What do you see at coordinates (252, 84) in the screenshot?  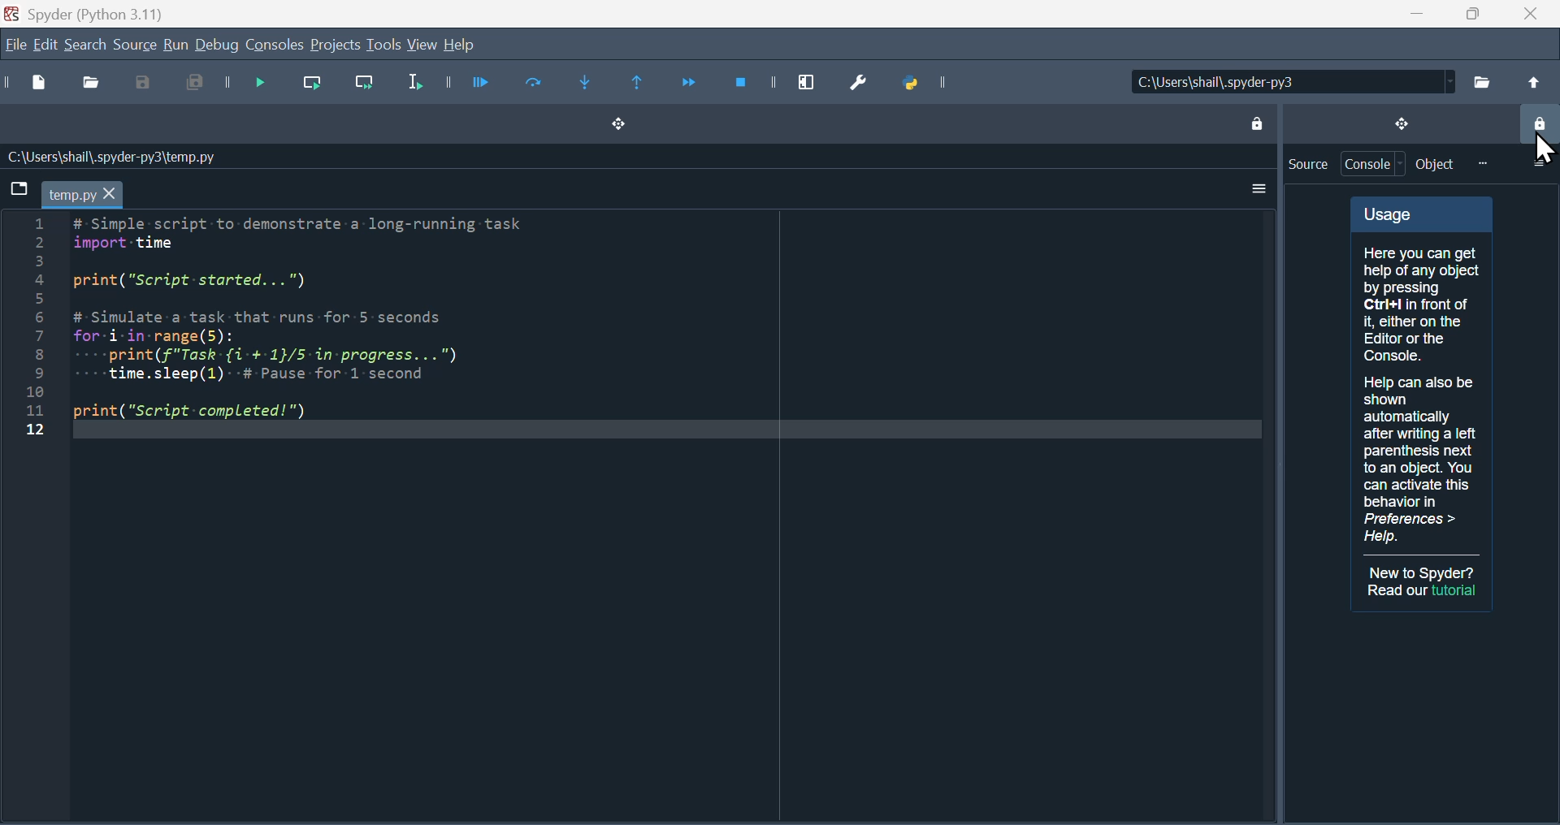 I see `Debug file` at bounding box center [252, 84].